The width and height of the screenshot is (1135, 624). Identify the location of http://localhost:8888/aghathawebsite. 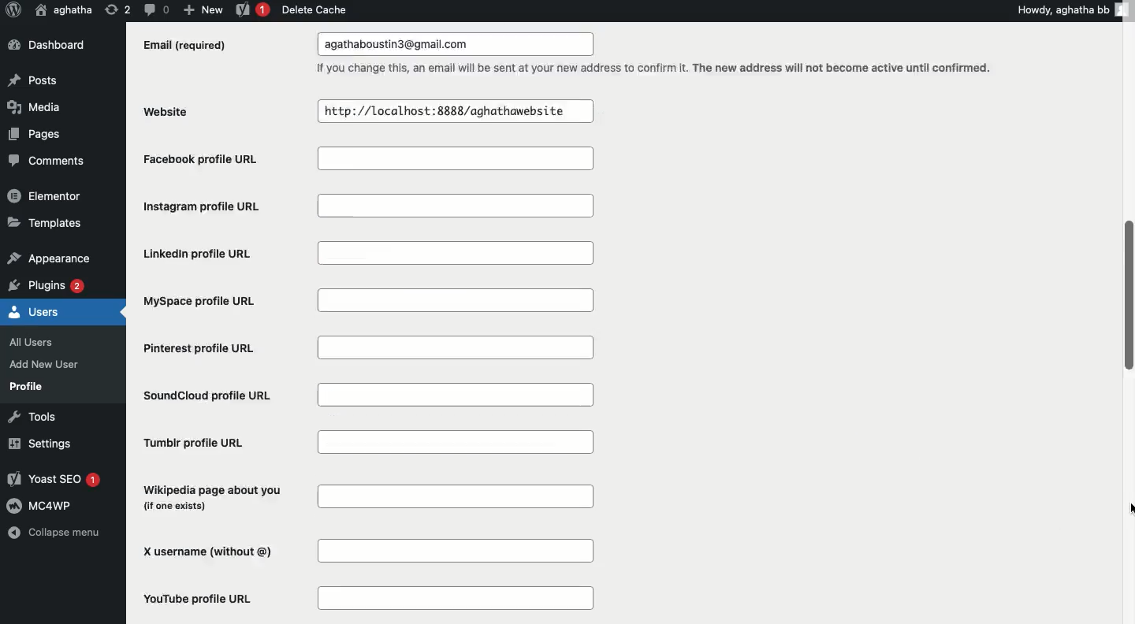
(455, 110).